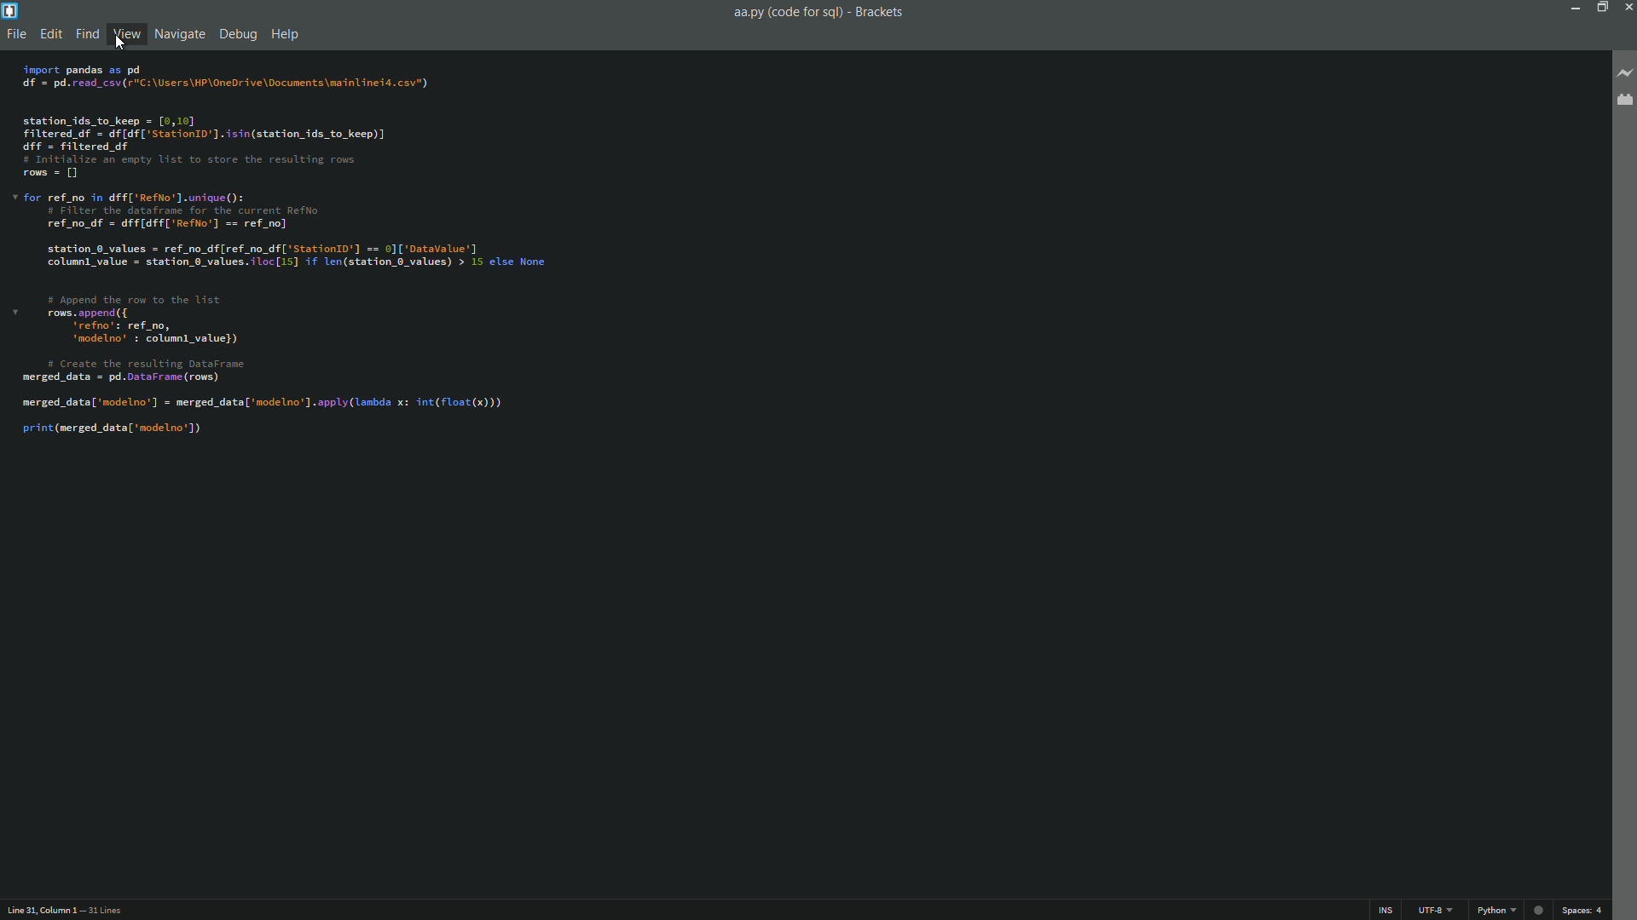 The width and height of the screenshot is (1637, 920). What do you see at coordinates (122, 44) in the screenshot?
I see `cursor on view` at bounding box center [122, 44].